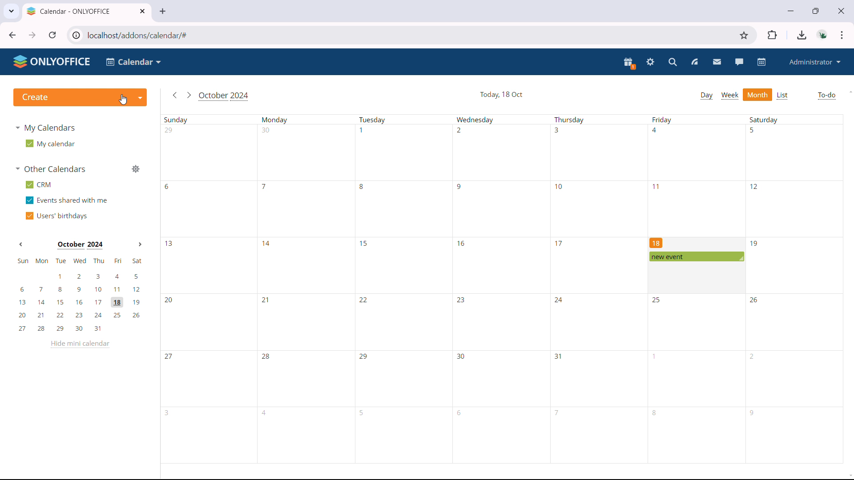 The image size is (854, 480). Describe the element at coordinates (849, 476) in the screenshot. I see `scroll down` at that location.